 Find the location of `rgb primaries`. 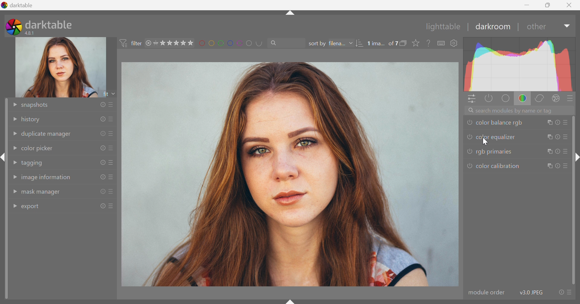

rgb primaries is located at coordinates (494, 152).